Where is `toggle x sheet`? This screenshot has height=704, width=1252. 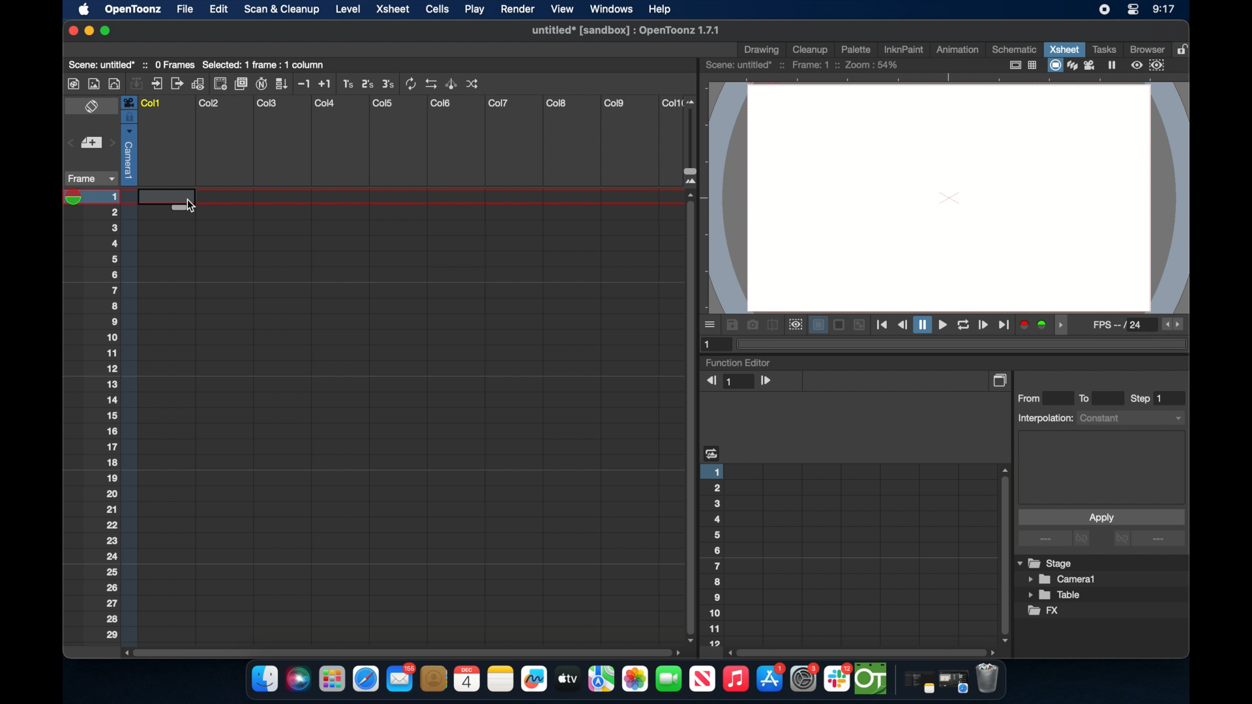 toggle x sheet is located at coordinates (93, 108).